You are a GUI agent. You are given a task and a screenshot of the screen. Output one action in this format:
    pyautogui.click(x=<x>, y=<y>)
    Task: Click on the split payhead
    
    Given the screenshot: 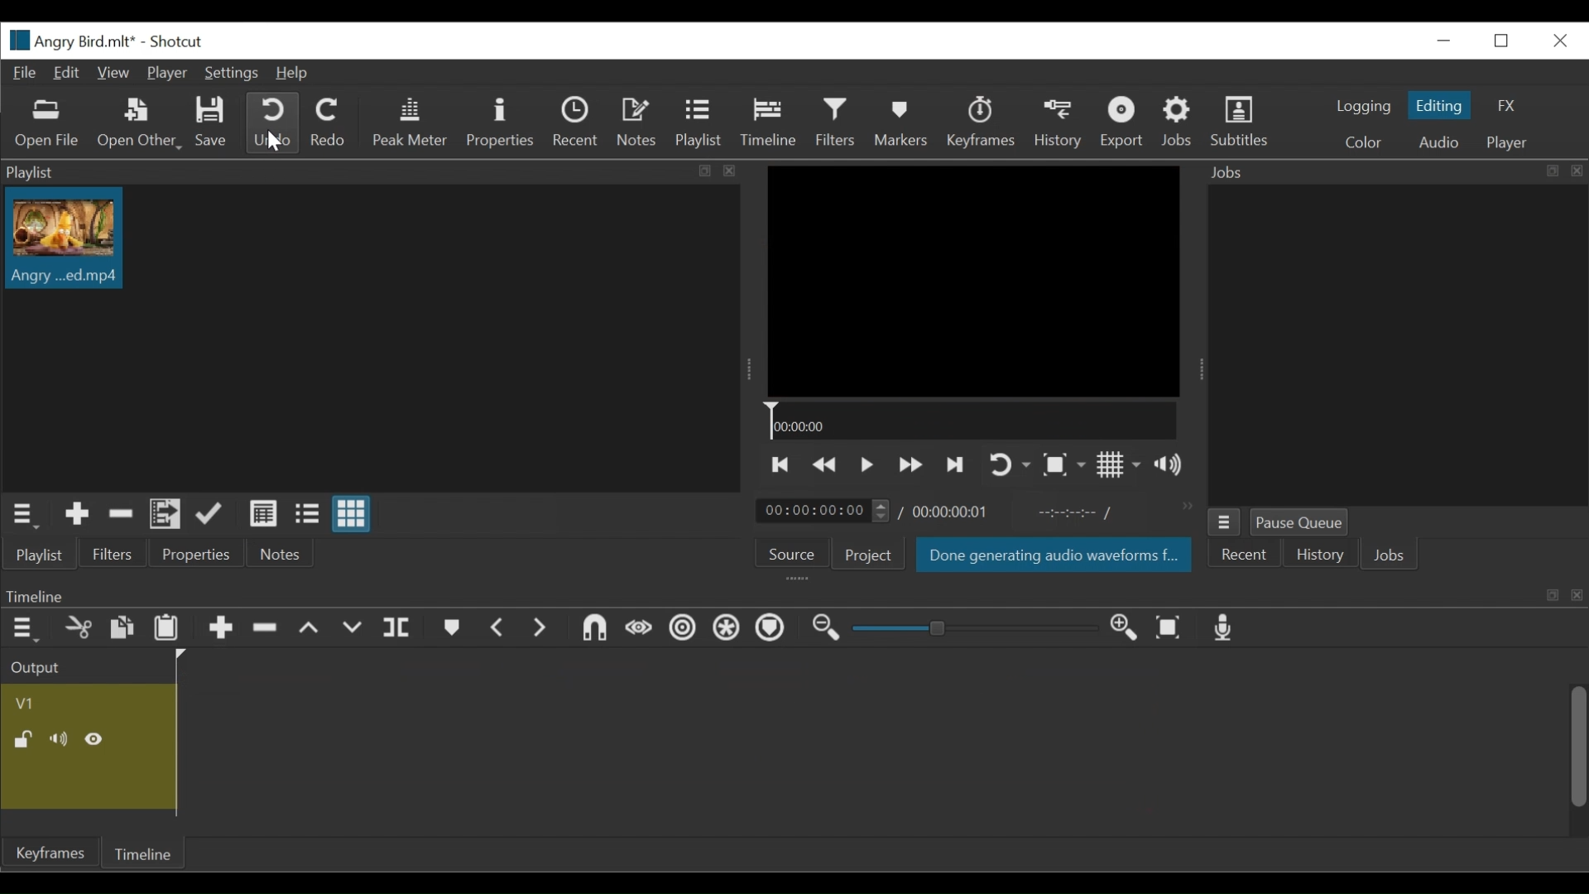 What is the action you would take?
    pyautogui.click(x=396, y=627)
    